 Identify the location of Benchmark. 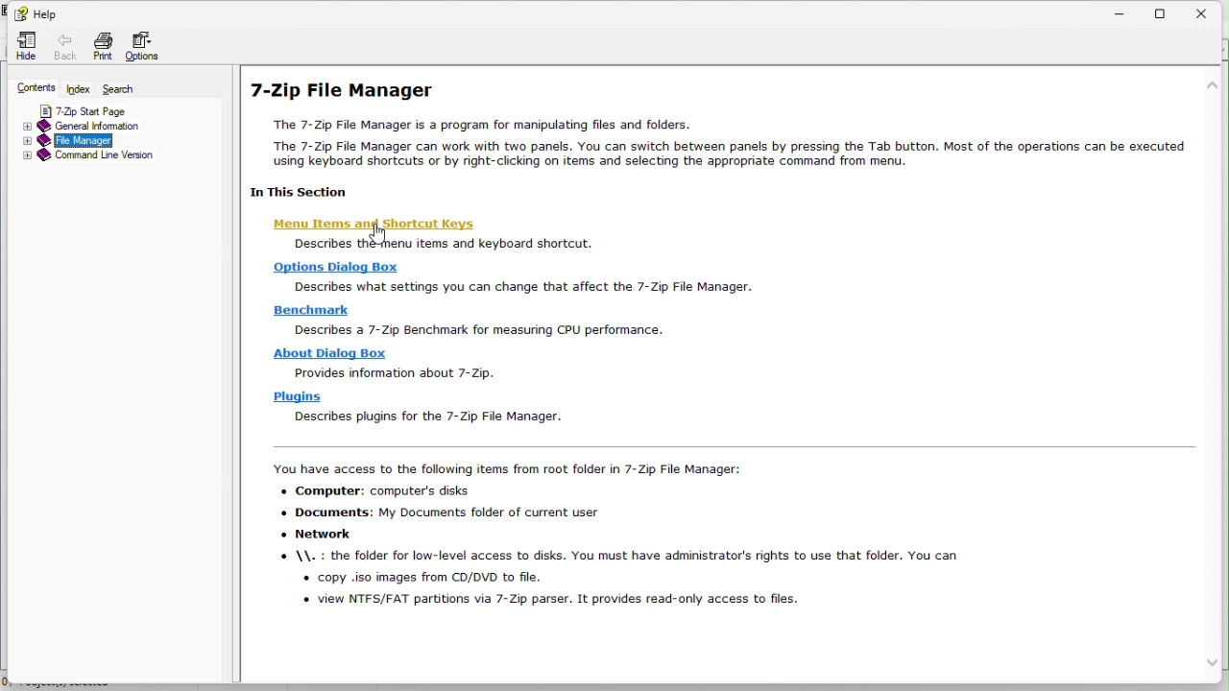
(315, 311).